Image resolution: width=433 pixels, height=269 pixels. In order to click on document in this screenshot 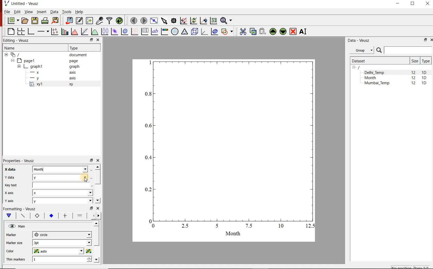, I will do `click(47, 54)`.